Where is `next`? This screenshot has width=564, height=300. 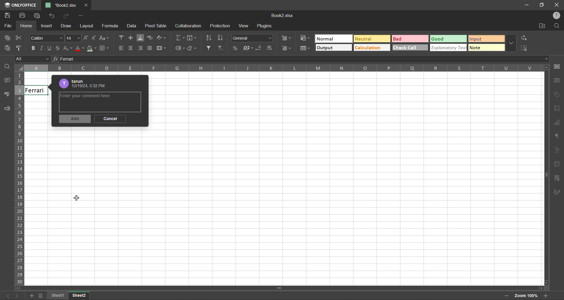
next is located at coordinates (18, 296).